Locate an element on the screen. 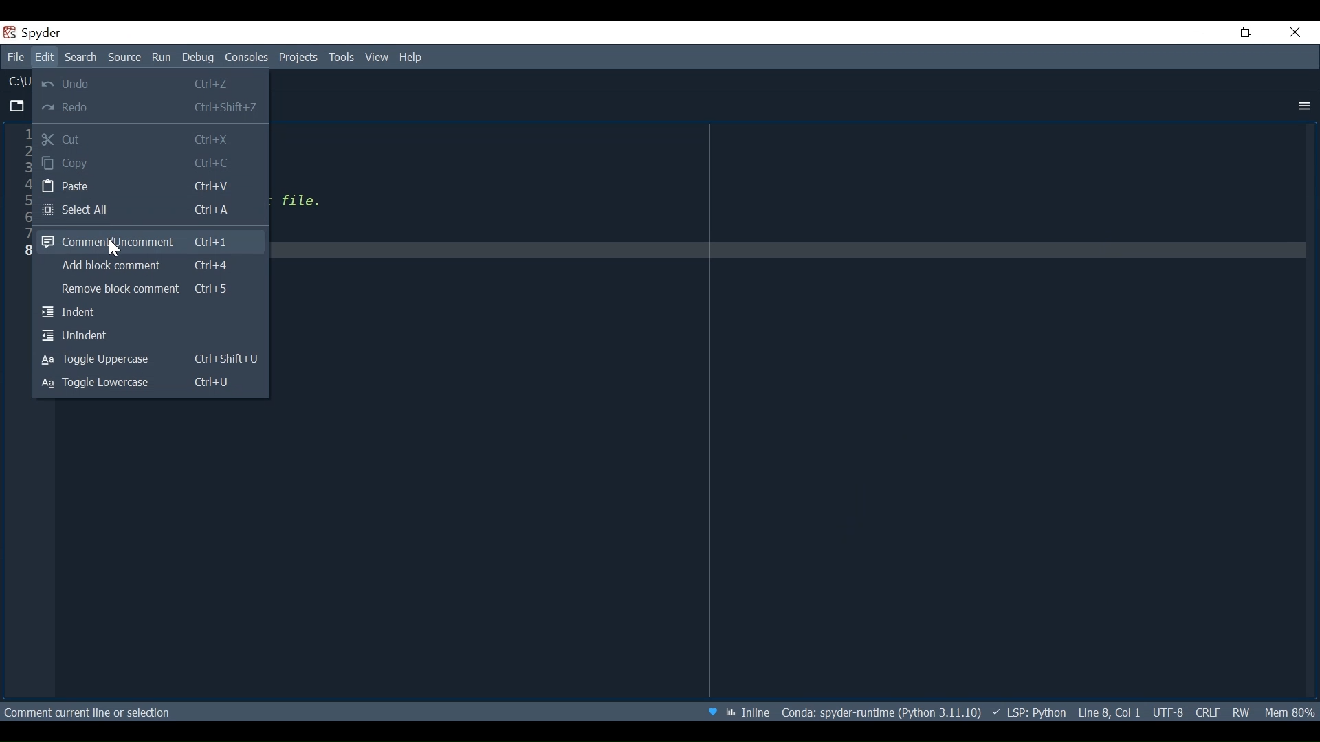 The height and width of the screenshot is (742, 1320). Help is located at coordinates (415, 58).